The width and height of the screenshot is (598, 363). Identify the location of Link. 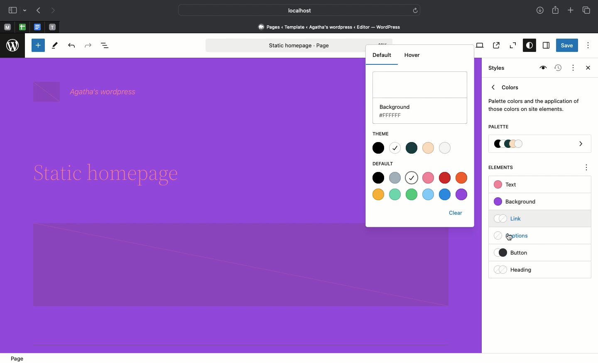
(511, 218).